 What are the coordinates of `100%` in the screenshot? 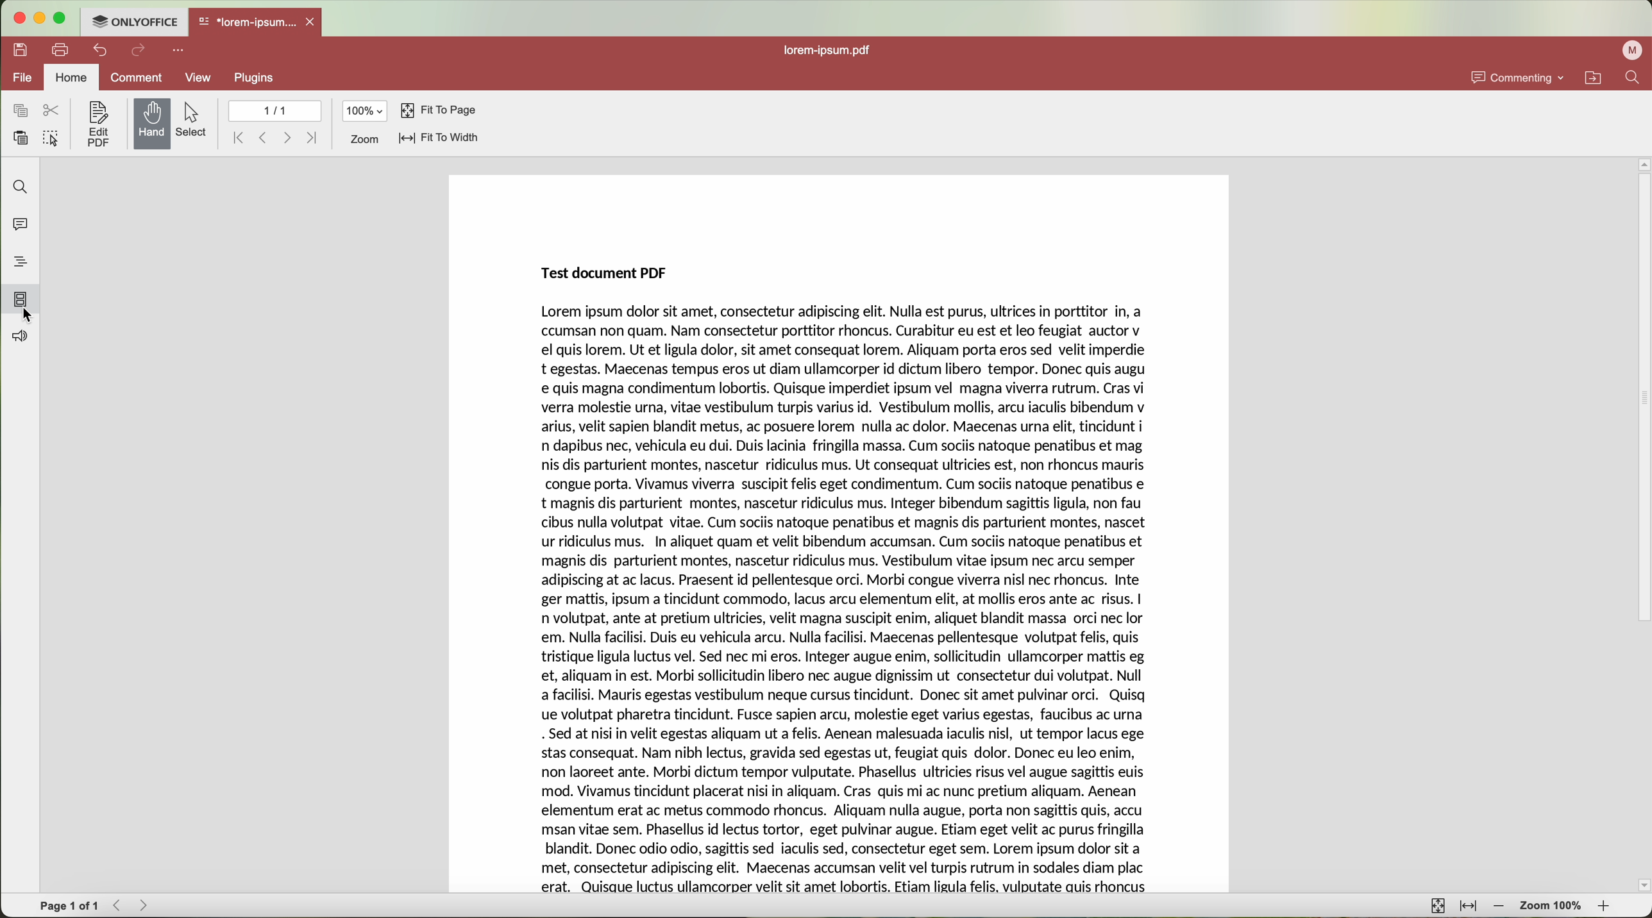 It's located at (366, 111).